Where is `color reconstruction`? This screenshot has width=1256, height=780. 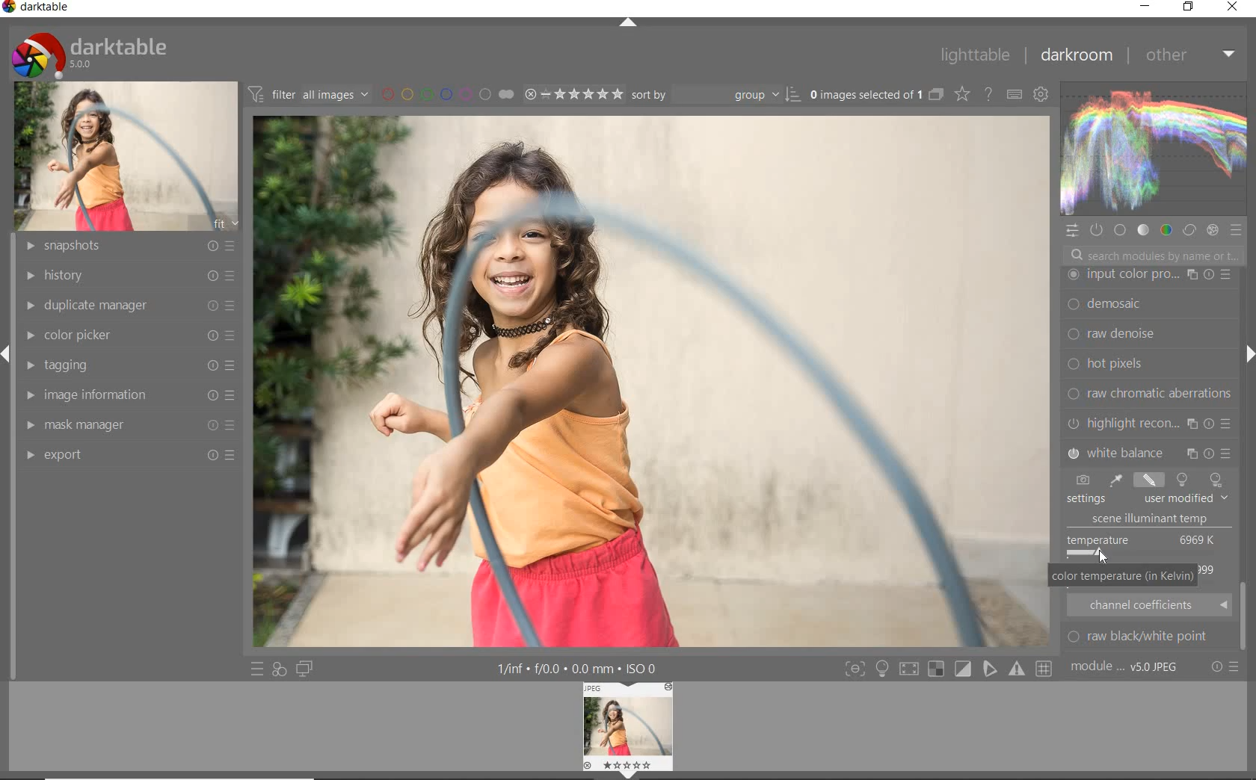 color reconstruction is located at coordinates (1151, 393).